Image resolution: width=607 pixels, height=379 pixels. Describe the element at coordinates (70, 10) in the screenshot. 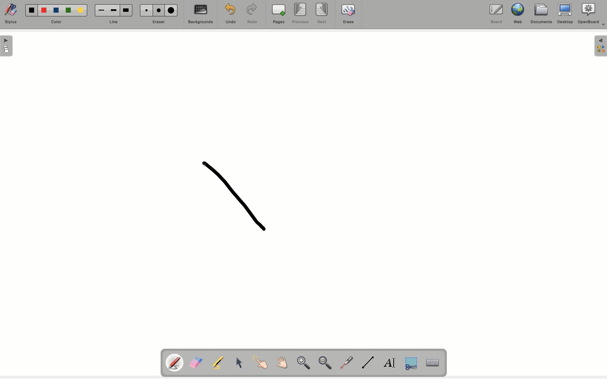

I see `Green` at that location.